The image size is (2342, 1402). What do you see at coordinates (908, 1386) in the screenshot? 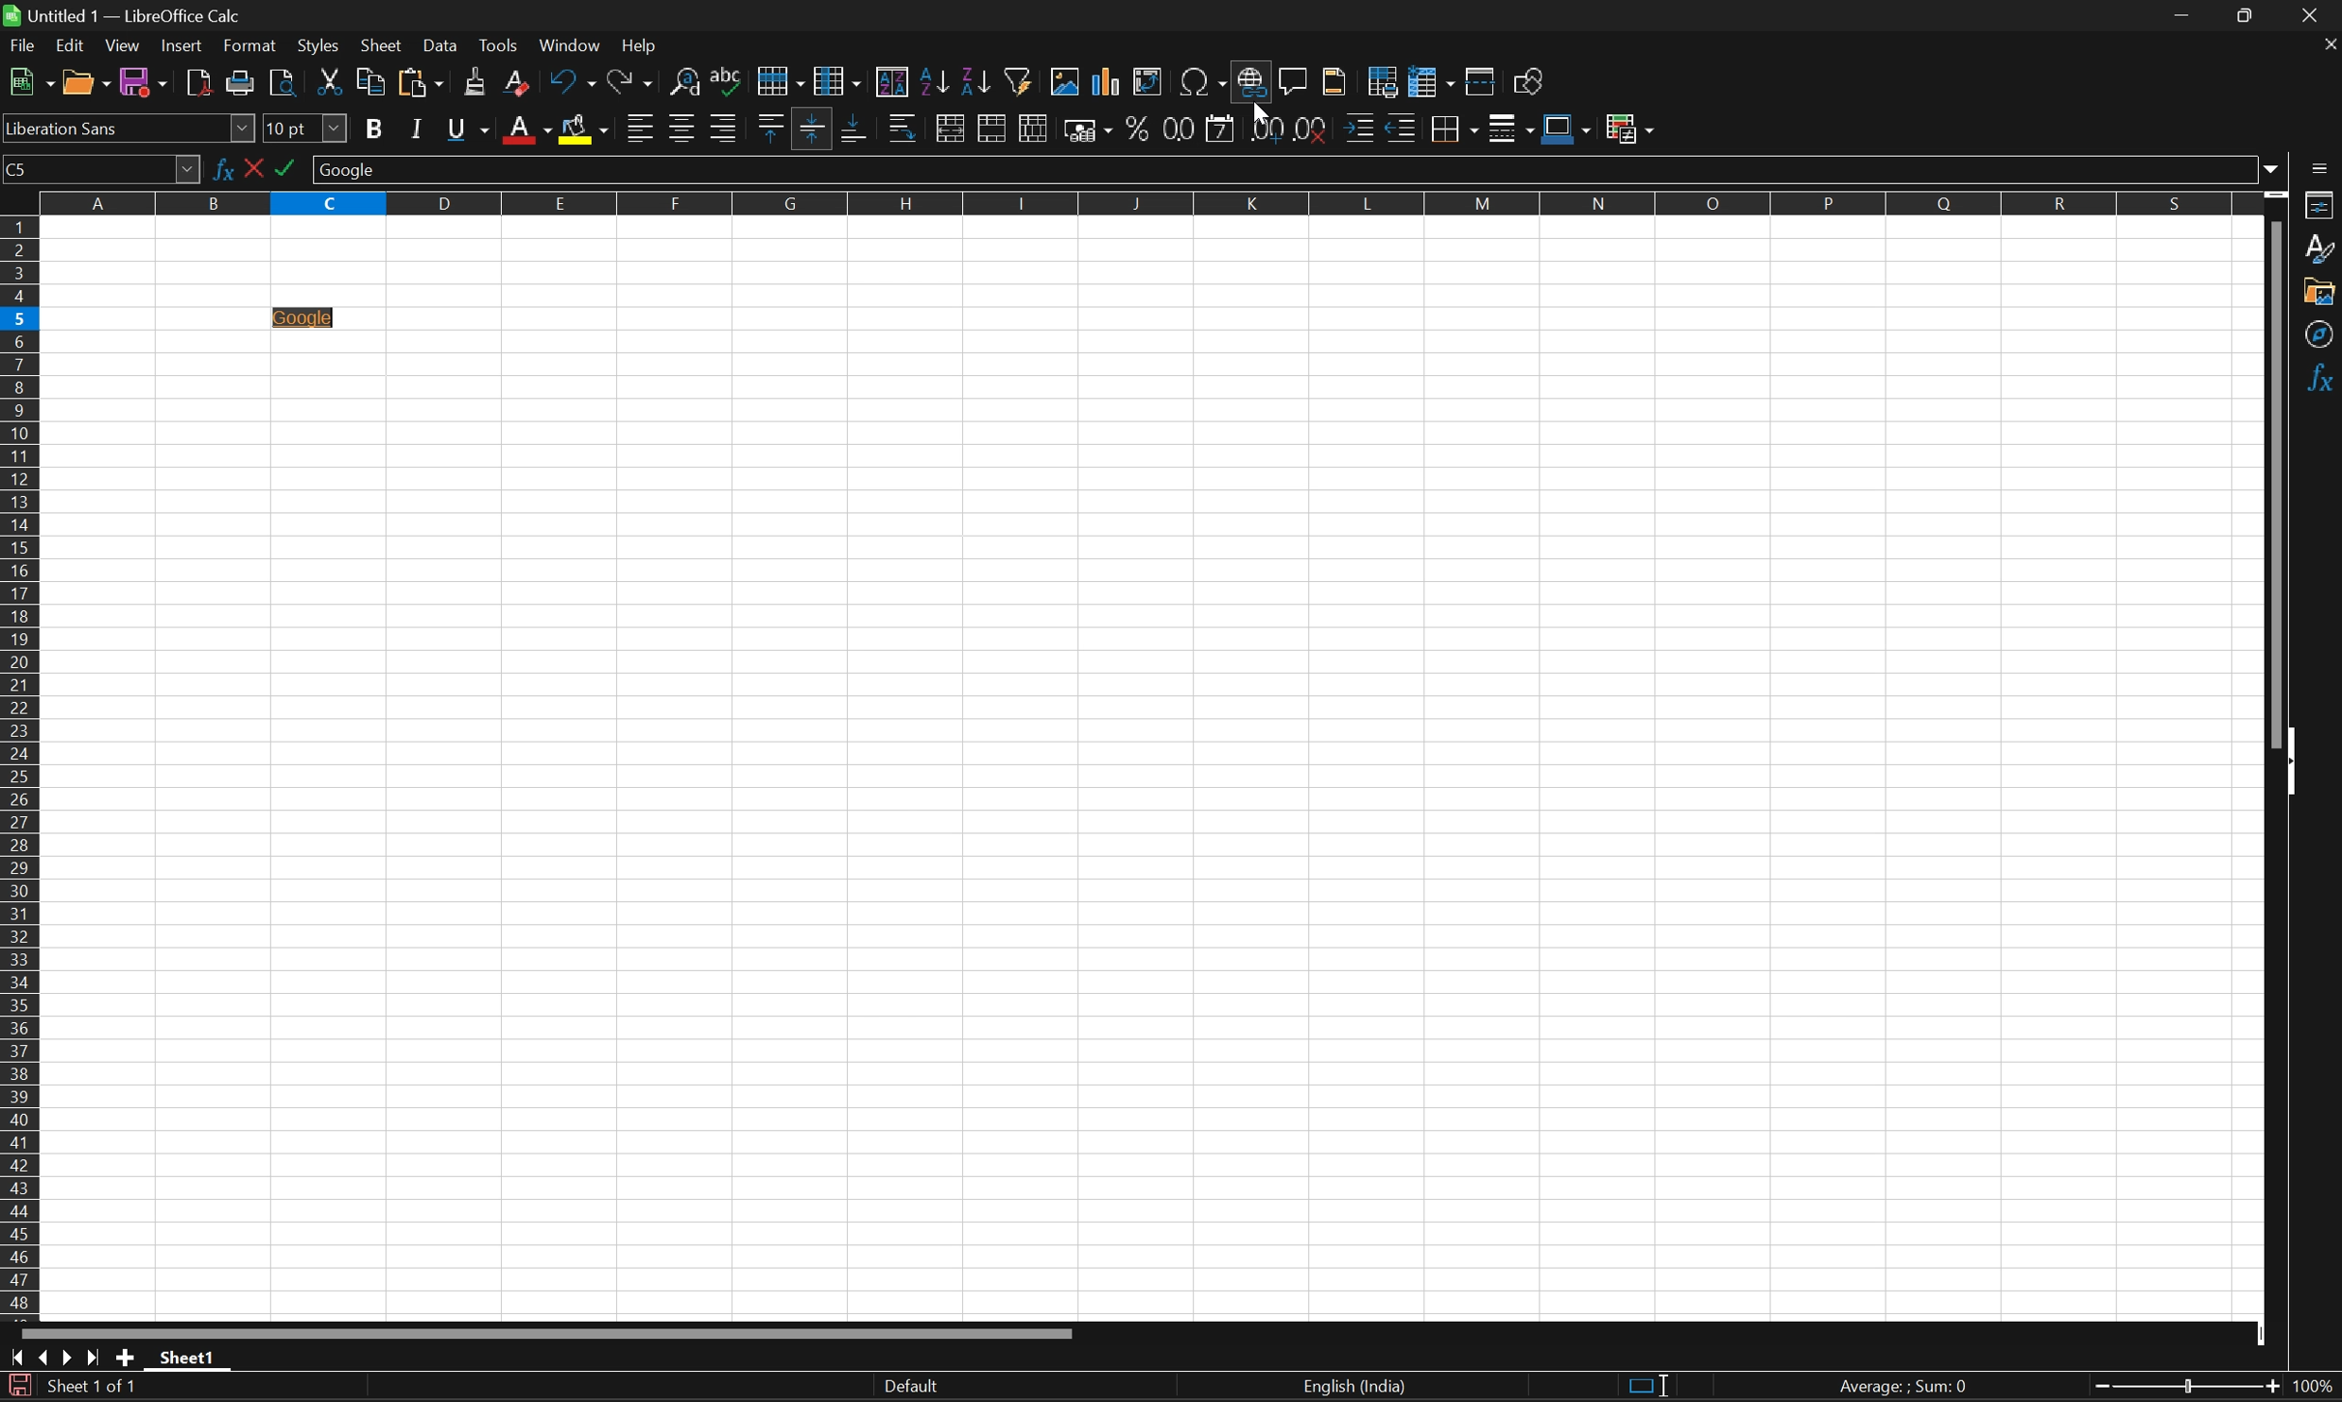
I see `Default` at bounding box center [908, 1386].